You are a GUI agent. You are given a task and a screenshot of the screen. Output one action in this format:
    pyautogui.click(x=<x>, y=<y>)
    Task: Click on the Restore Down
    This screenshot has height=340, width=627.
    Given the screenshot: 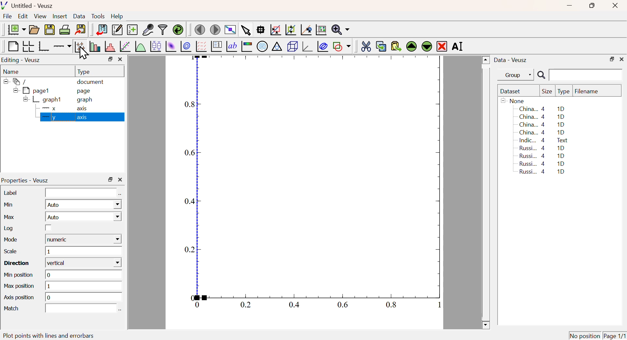 What is the action you would take?
    pyautogui.click(x=612, y=59)
    